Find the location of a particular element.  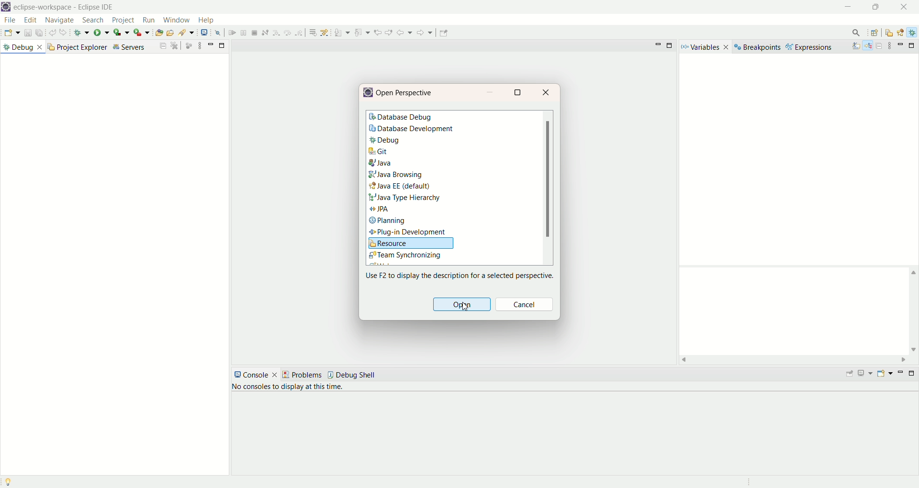

debug shell is located at coordinates (357, 376).